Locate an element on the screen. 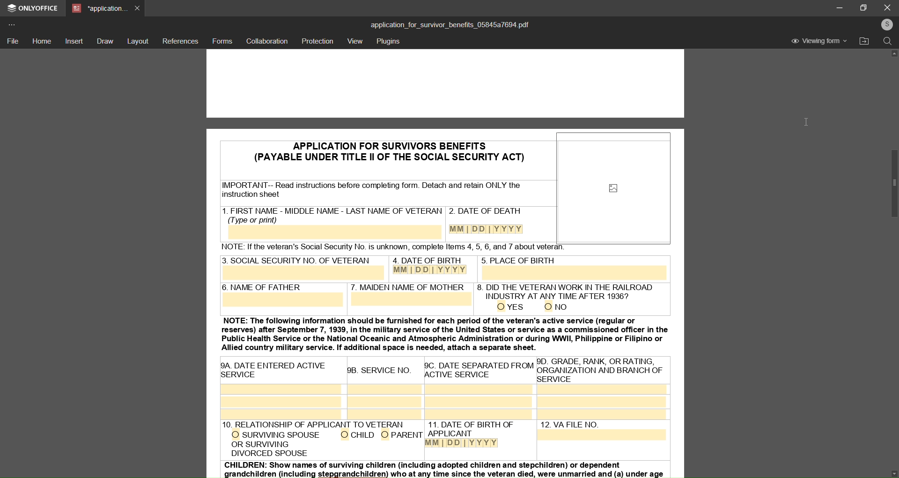 Image resolution: width=899 pixels, height=478 pixels. protection is located at coordinates (318, 41).